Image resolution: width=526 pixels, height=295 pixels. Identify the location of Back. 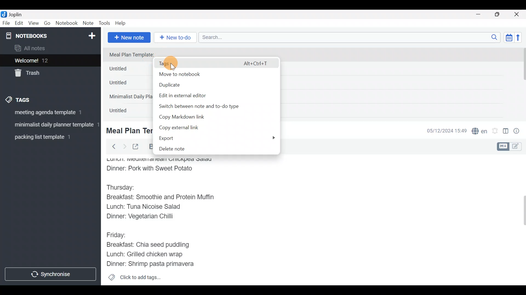
(112, 146).